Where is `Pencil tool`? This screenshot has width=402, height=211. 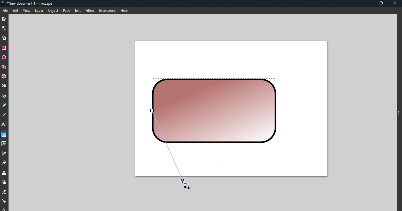 Pencil tool is located at coordinates (4, 106).